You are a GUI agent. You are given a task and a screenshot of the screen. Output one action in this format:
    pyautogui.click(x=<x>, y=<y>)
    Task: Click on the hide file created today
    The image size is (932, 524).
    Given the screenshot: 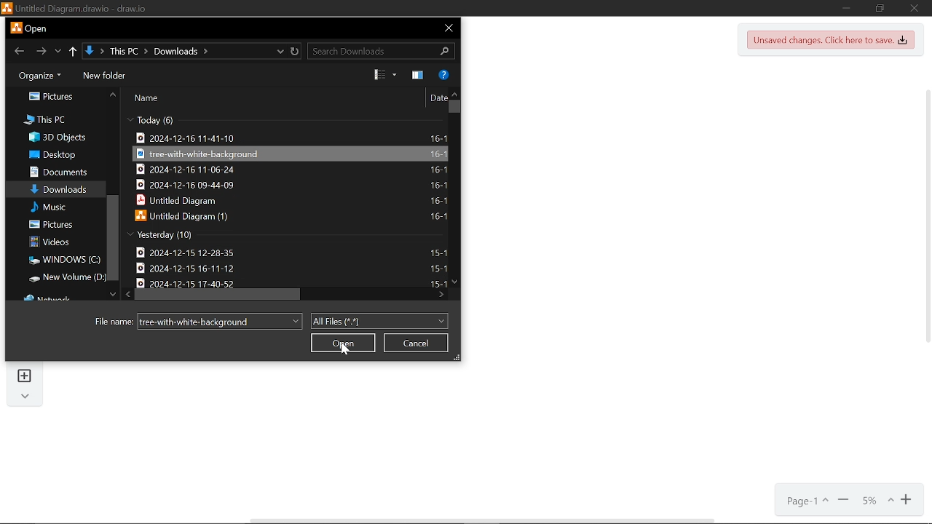 What is the action you would take?
    pyautogui.click(x=128, y=121)
    